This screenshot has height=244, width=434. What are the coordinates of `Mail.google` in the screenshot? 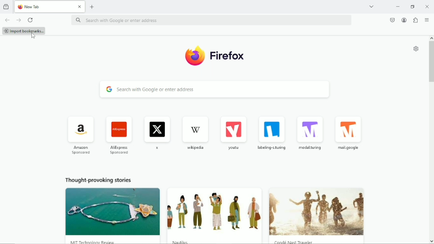 It's located at (348, 133).